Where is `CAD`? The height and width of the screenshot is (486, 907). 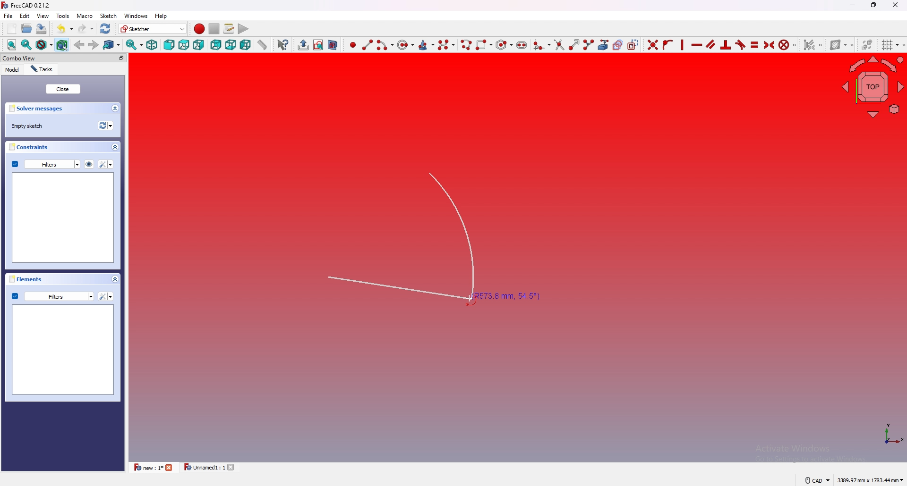
CAD is located at coordinates (816, 480).